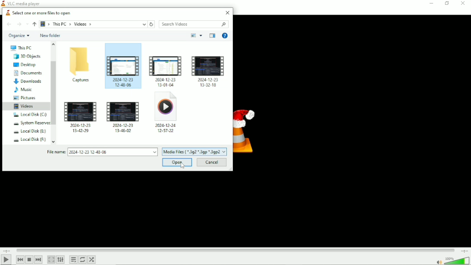 This screenshot has width=471, height=265. Describe the element at coordinates (29, 139) in the screenshot. I see `Local Disk(F:)` at that location.